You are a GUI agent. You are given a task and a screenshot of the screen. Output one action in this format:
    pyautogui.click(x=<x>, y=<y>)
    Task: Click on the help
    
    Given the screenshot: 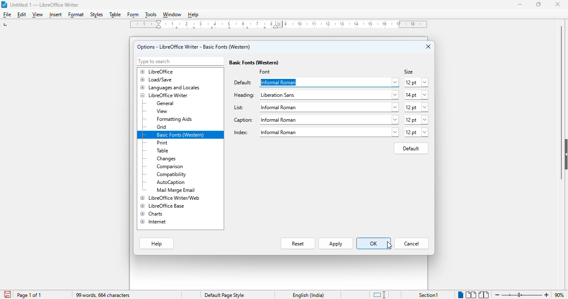 What is the action you would take?
    pyautogui.click(x=193, y=15)
    